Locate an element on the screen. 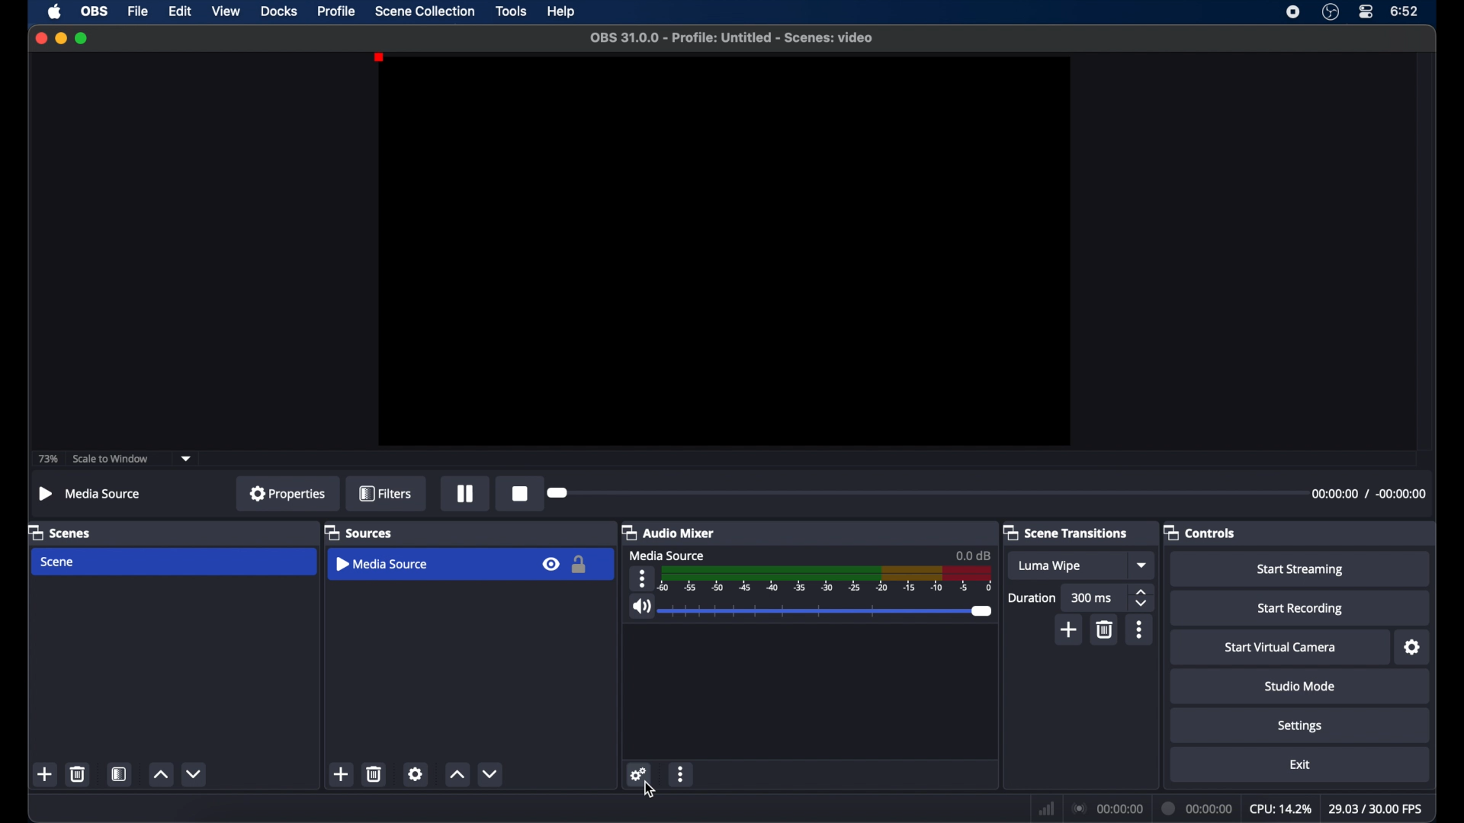 This screenshot has height=823, width=1464. record is located at coordinates (520, 495).